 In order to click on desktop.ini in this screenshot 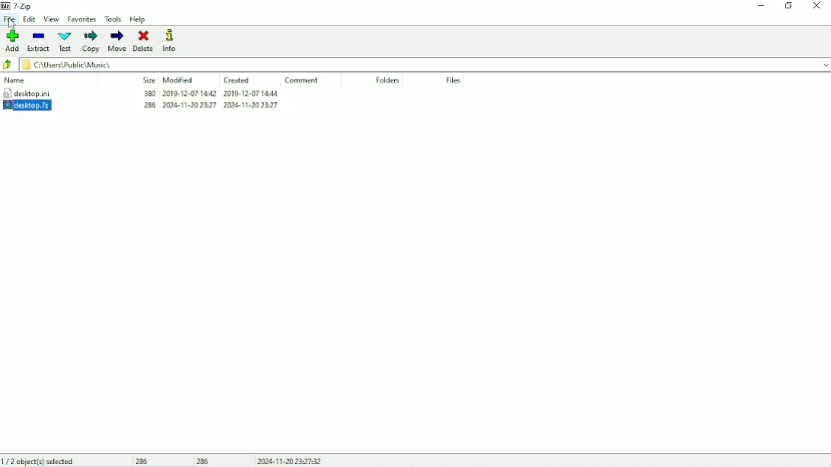, I will do `click(41, 93)`.